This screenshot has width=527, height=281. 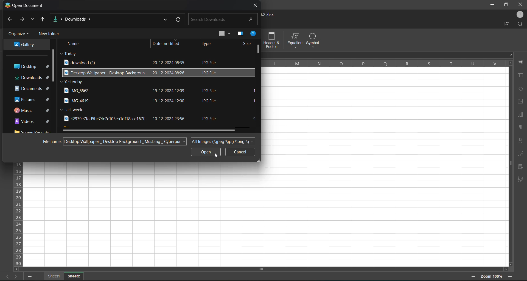 What do you see at coordinates (52, 142) in the screenshot?
I see `file name` at bounding box center [52, 142].